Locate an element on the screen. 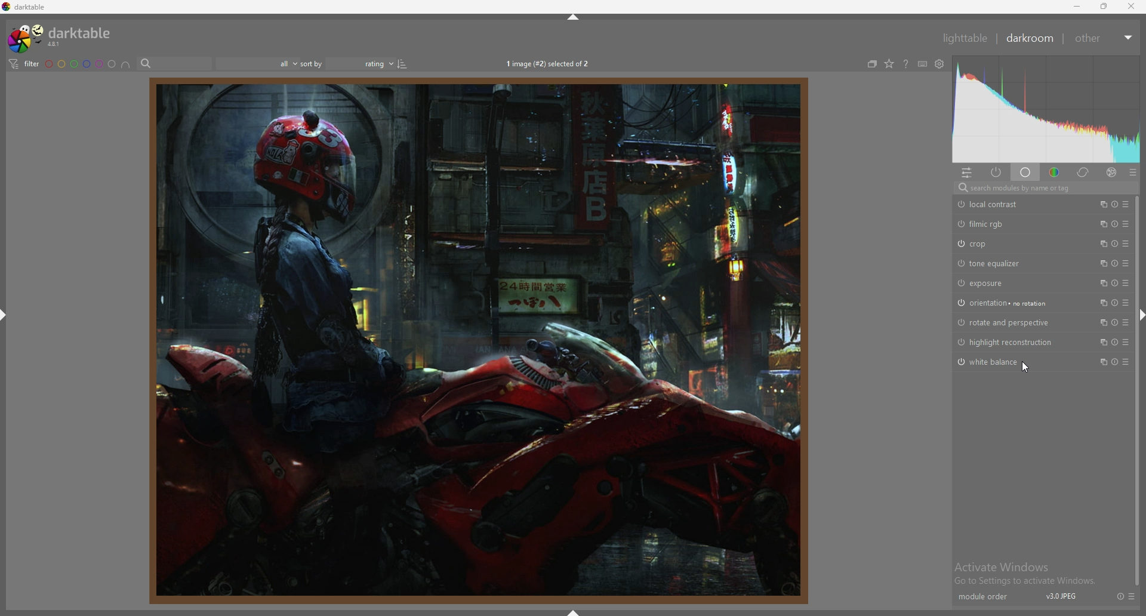  filmic rgb is located at coordinates (996, 224).